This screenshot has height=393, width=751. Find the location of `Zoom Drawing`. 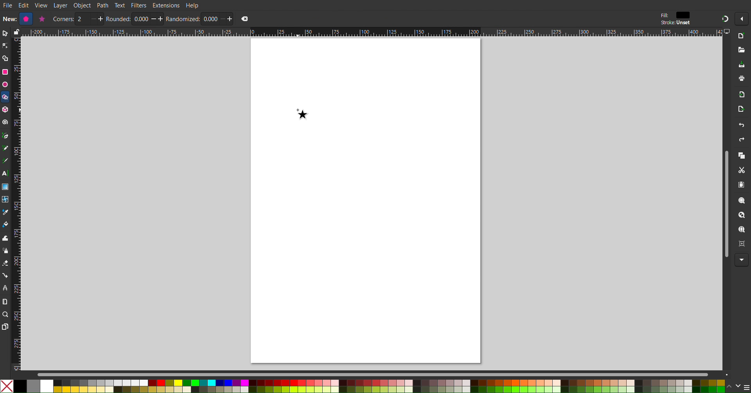

Zoom Drawing is located at coordinates (742, 216).